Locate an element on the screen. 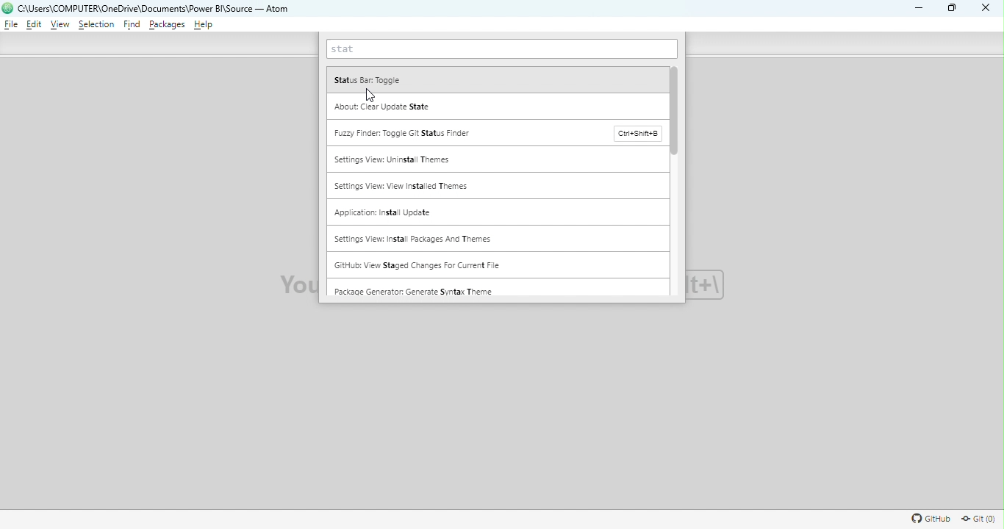 This screenshot has height=529, width=1004. Vertical scroll bar is located at coordinates (678, 180).